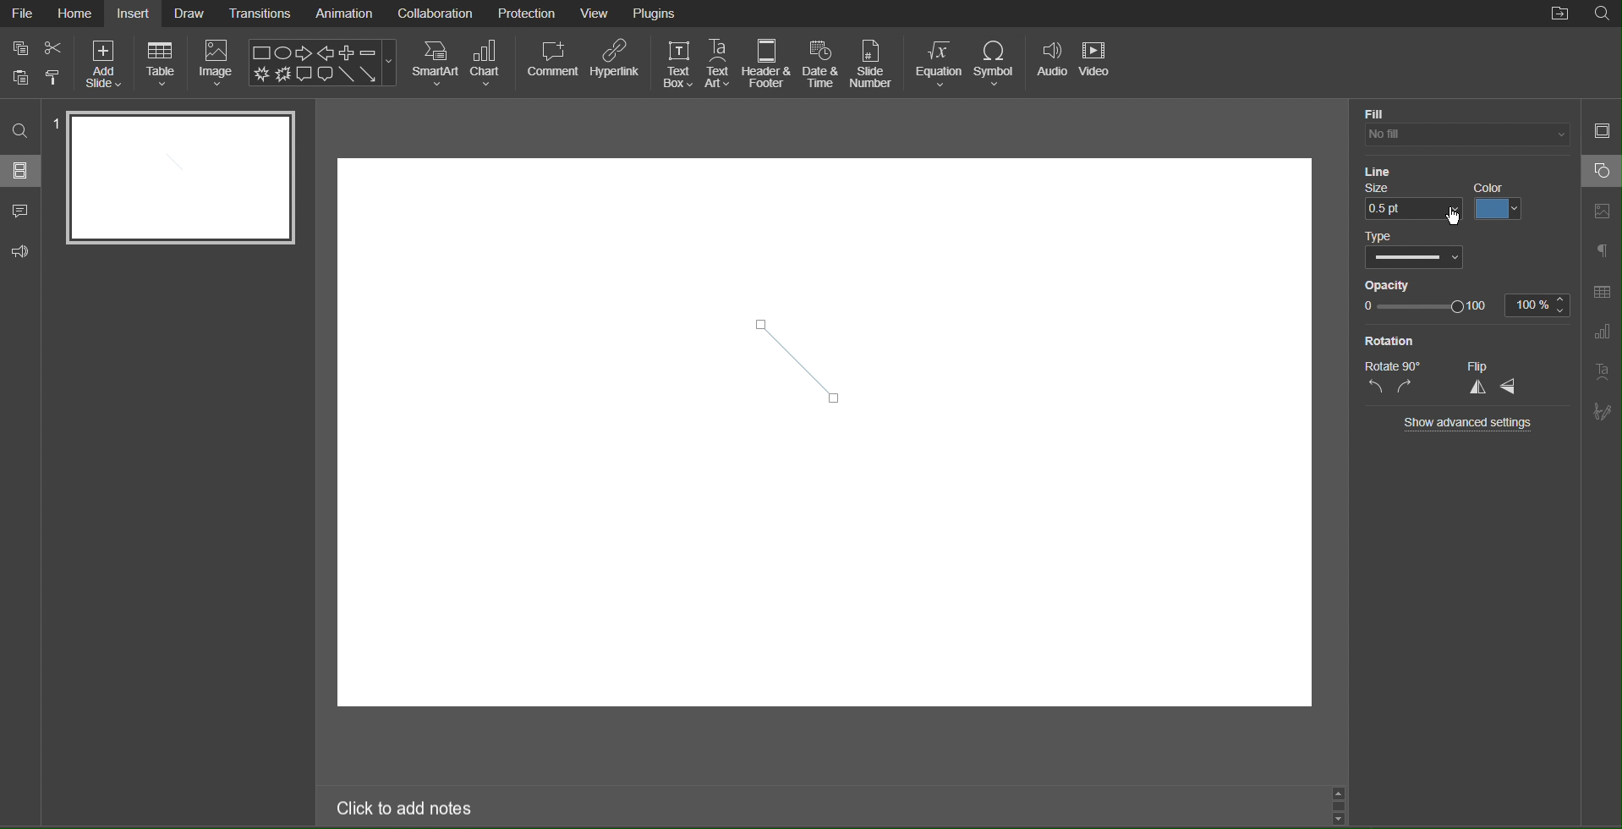 This screenshot has width=1622, height=829. I want to click on Type, so click(1379, 236).